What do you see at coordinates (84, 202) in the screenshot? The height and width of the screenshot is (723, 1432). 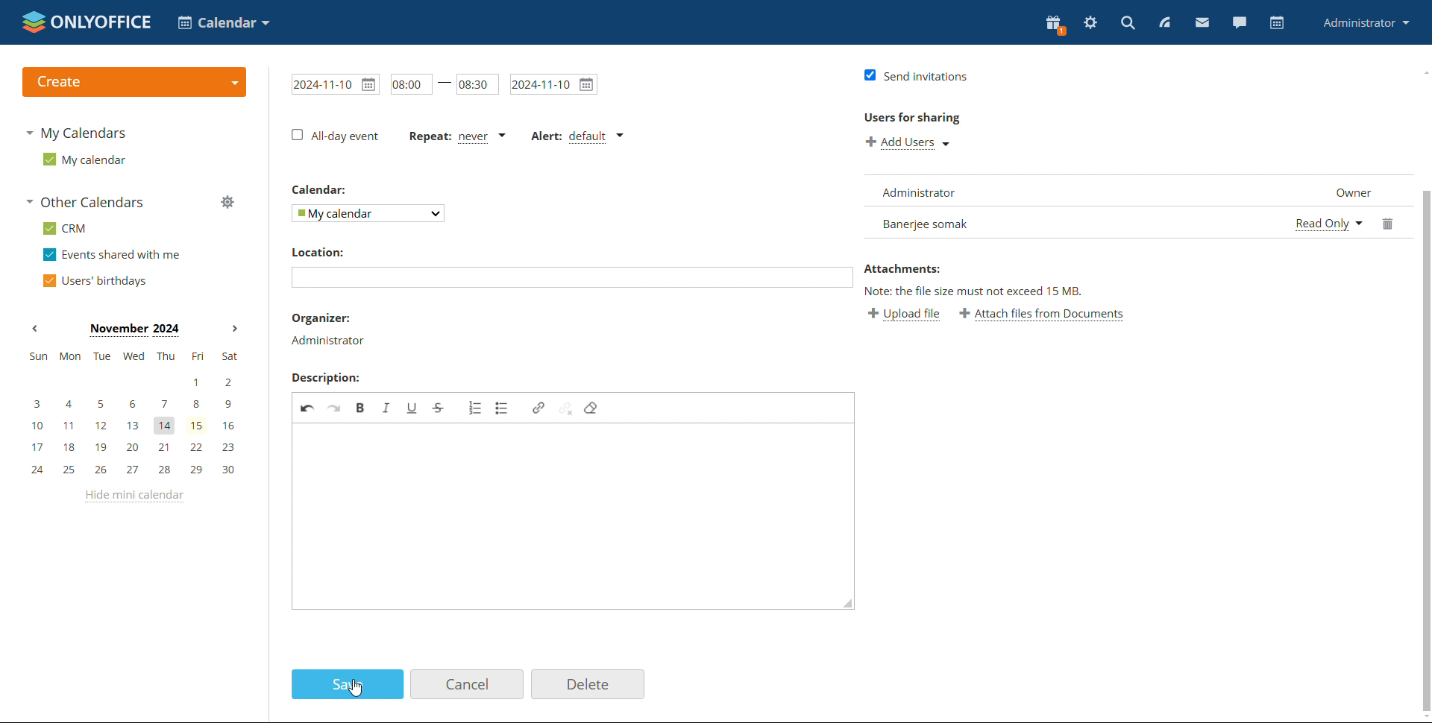 I see `other calendars` at bounding box center [84, 202].